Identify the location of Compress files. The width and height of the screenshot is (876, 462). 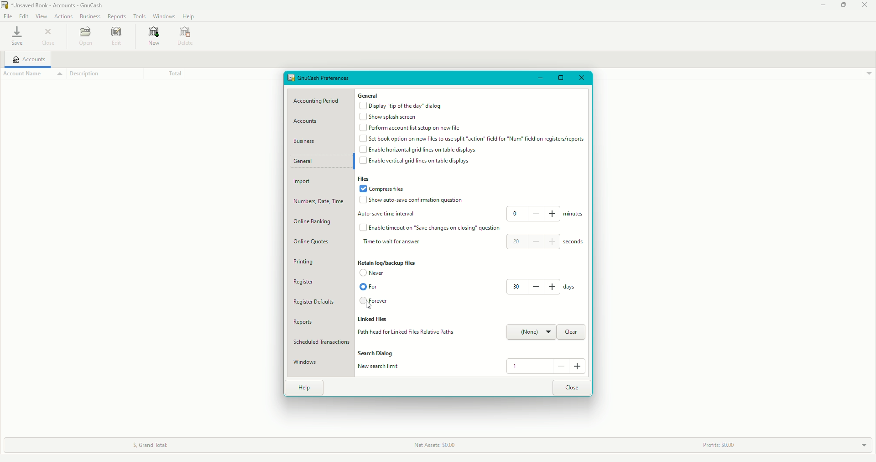
(385, 189).